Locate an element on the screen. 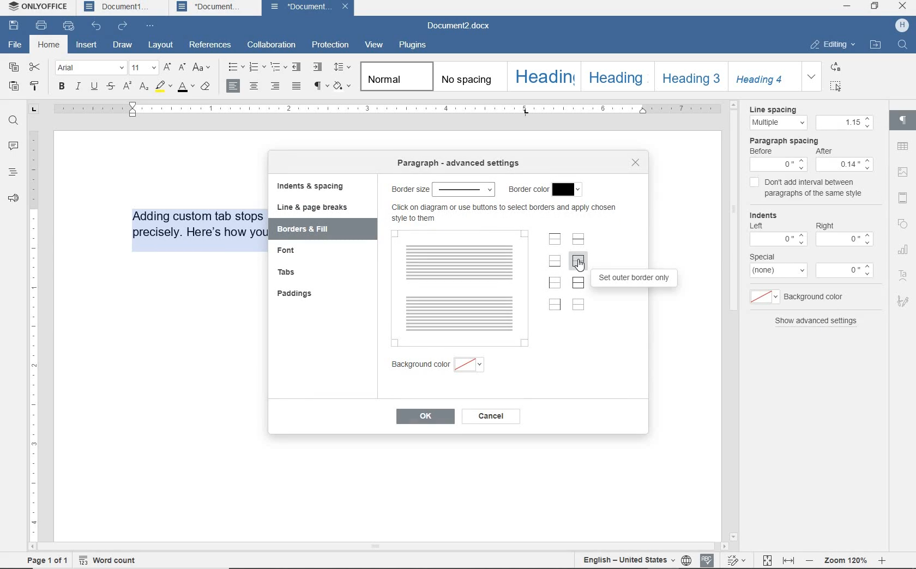 The image size is (916, 569). indents & spacing is located at coordinates (311, 187).